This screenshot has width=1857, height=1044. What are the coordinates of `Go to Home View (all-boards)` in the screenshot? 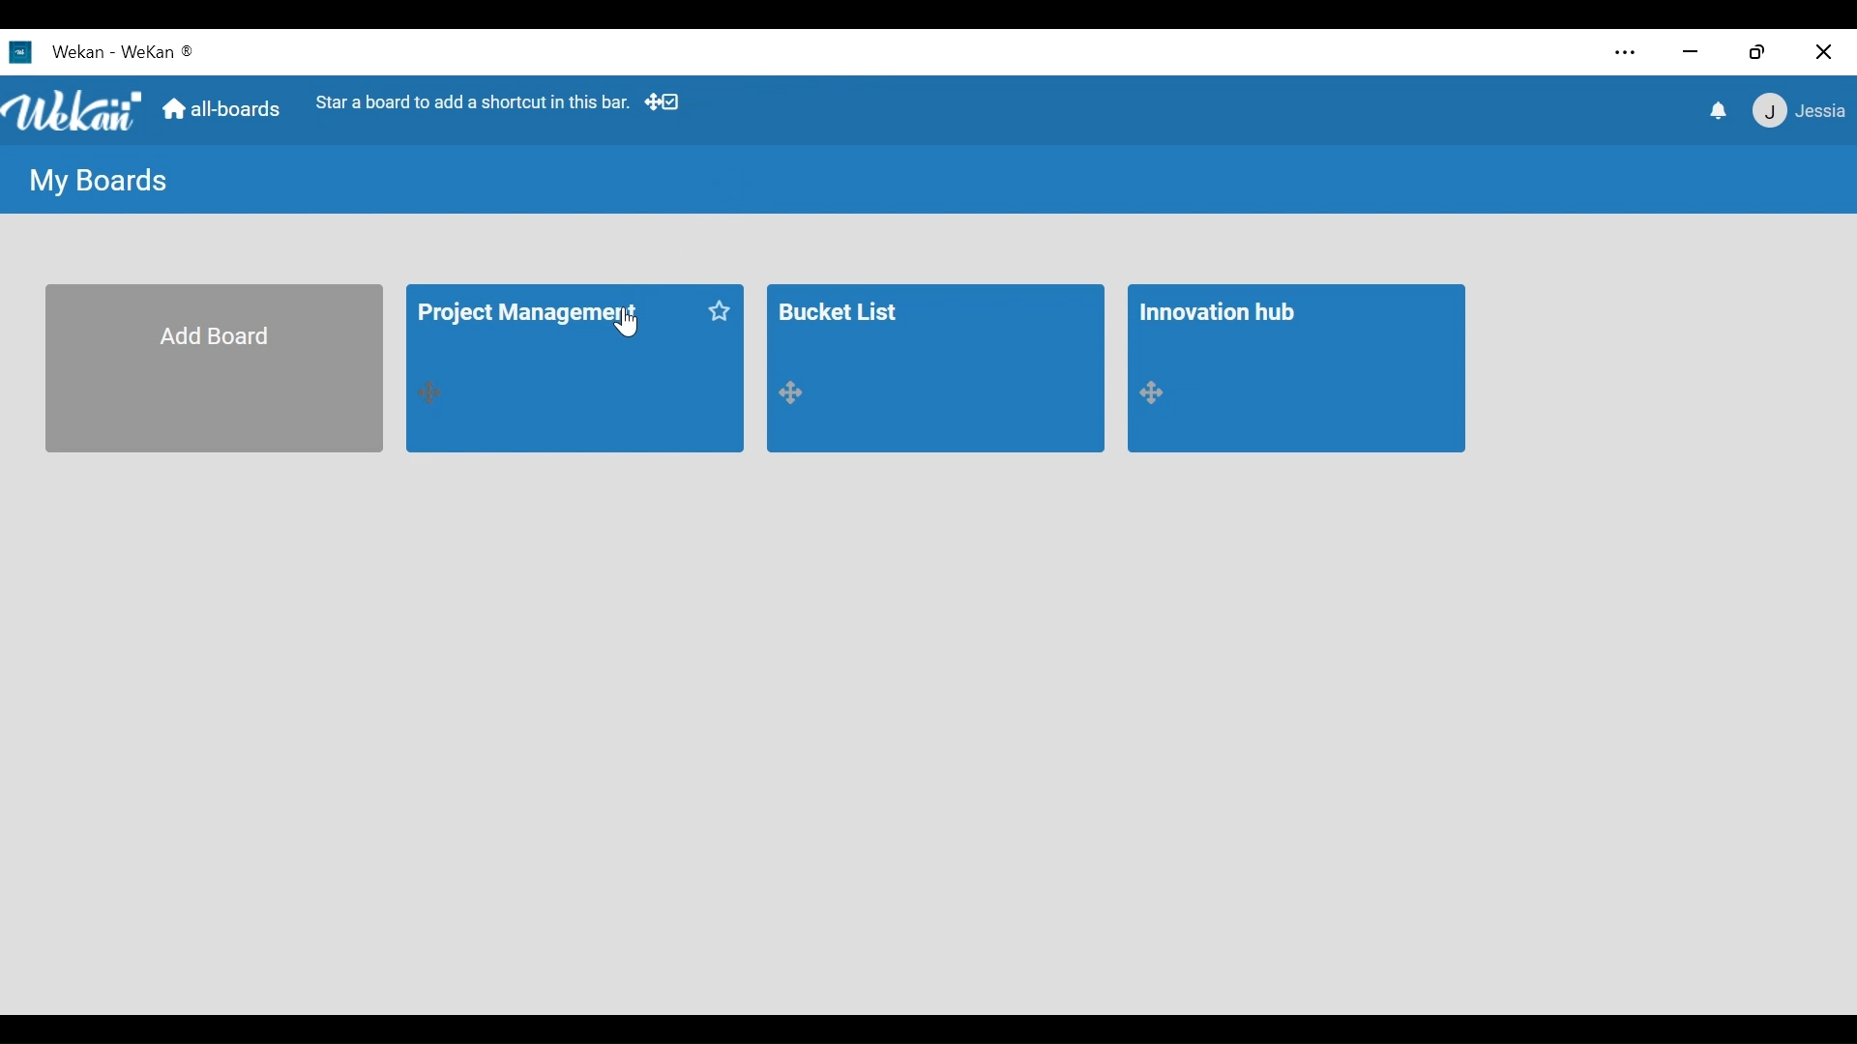 It's located at (223, 112).